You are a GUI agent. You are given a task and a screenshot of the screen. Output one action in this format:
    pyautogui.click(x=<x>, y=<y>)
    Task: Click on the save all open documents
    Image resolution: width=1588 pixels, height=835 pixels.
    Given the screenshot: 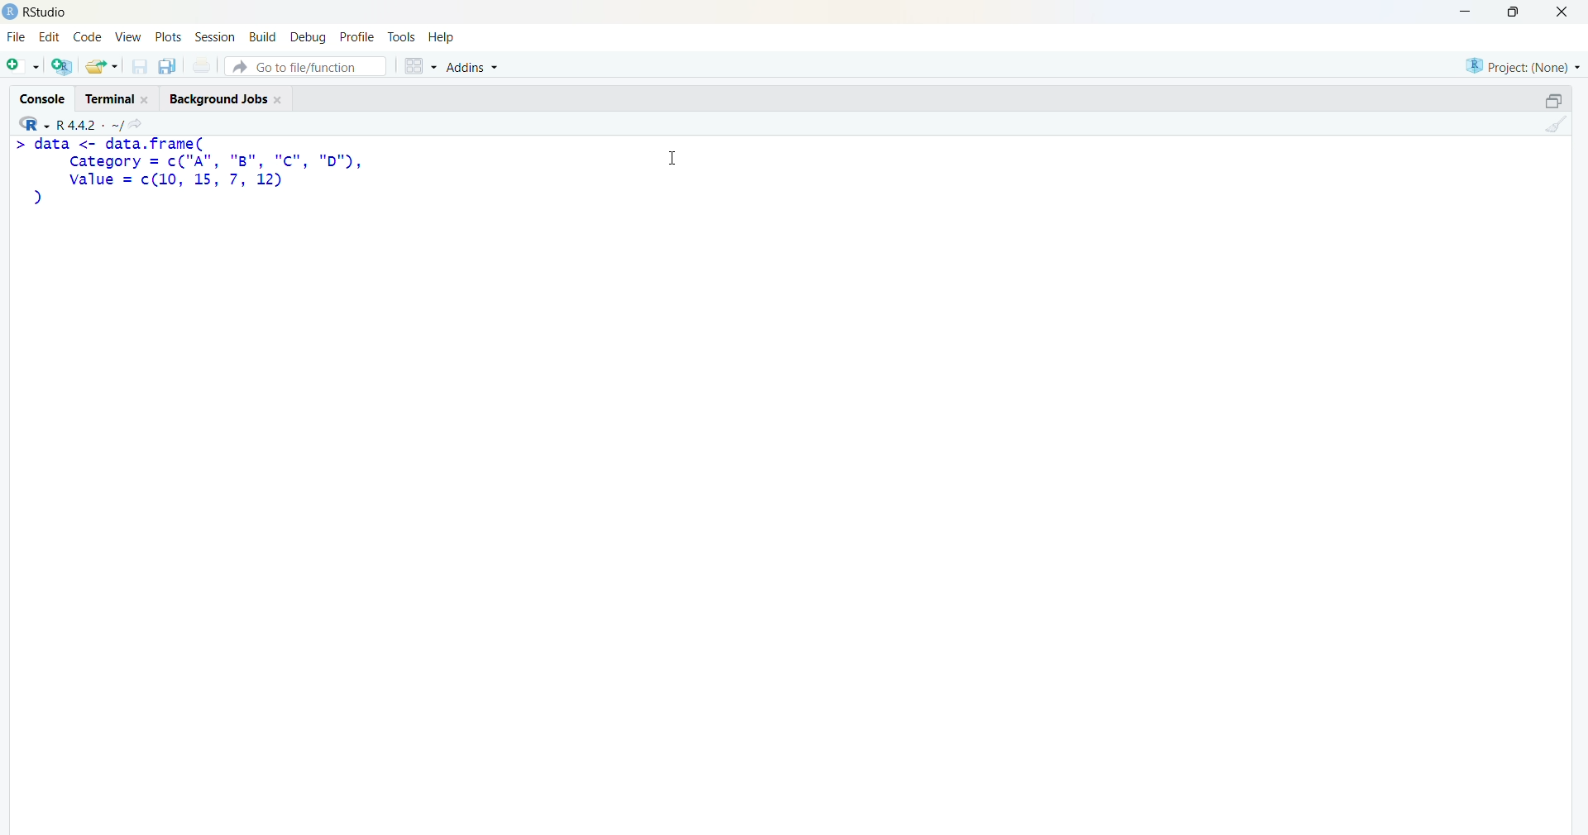 What is the action you would take?
    pyautogui.click(x=166, y=66)
    